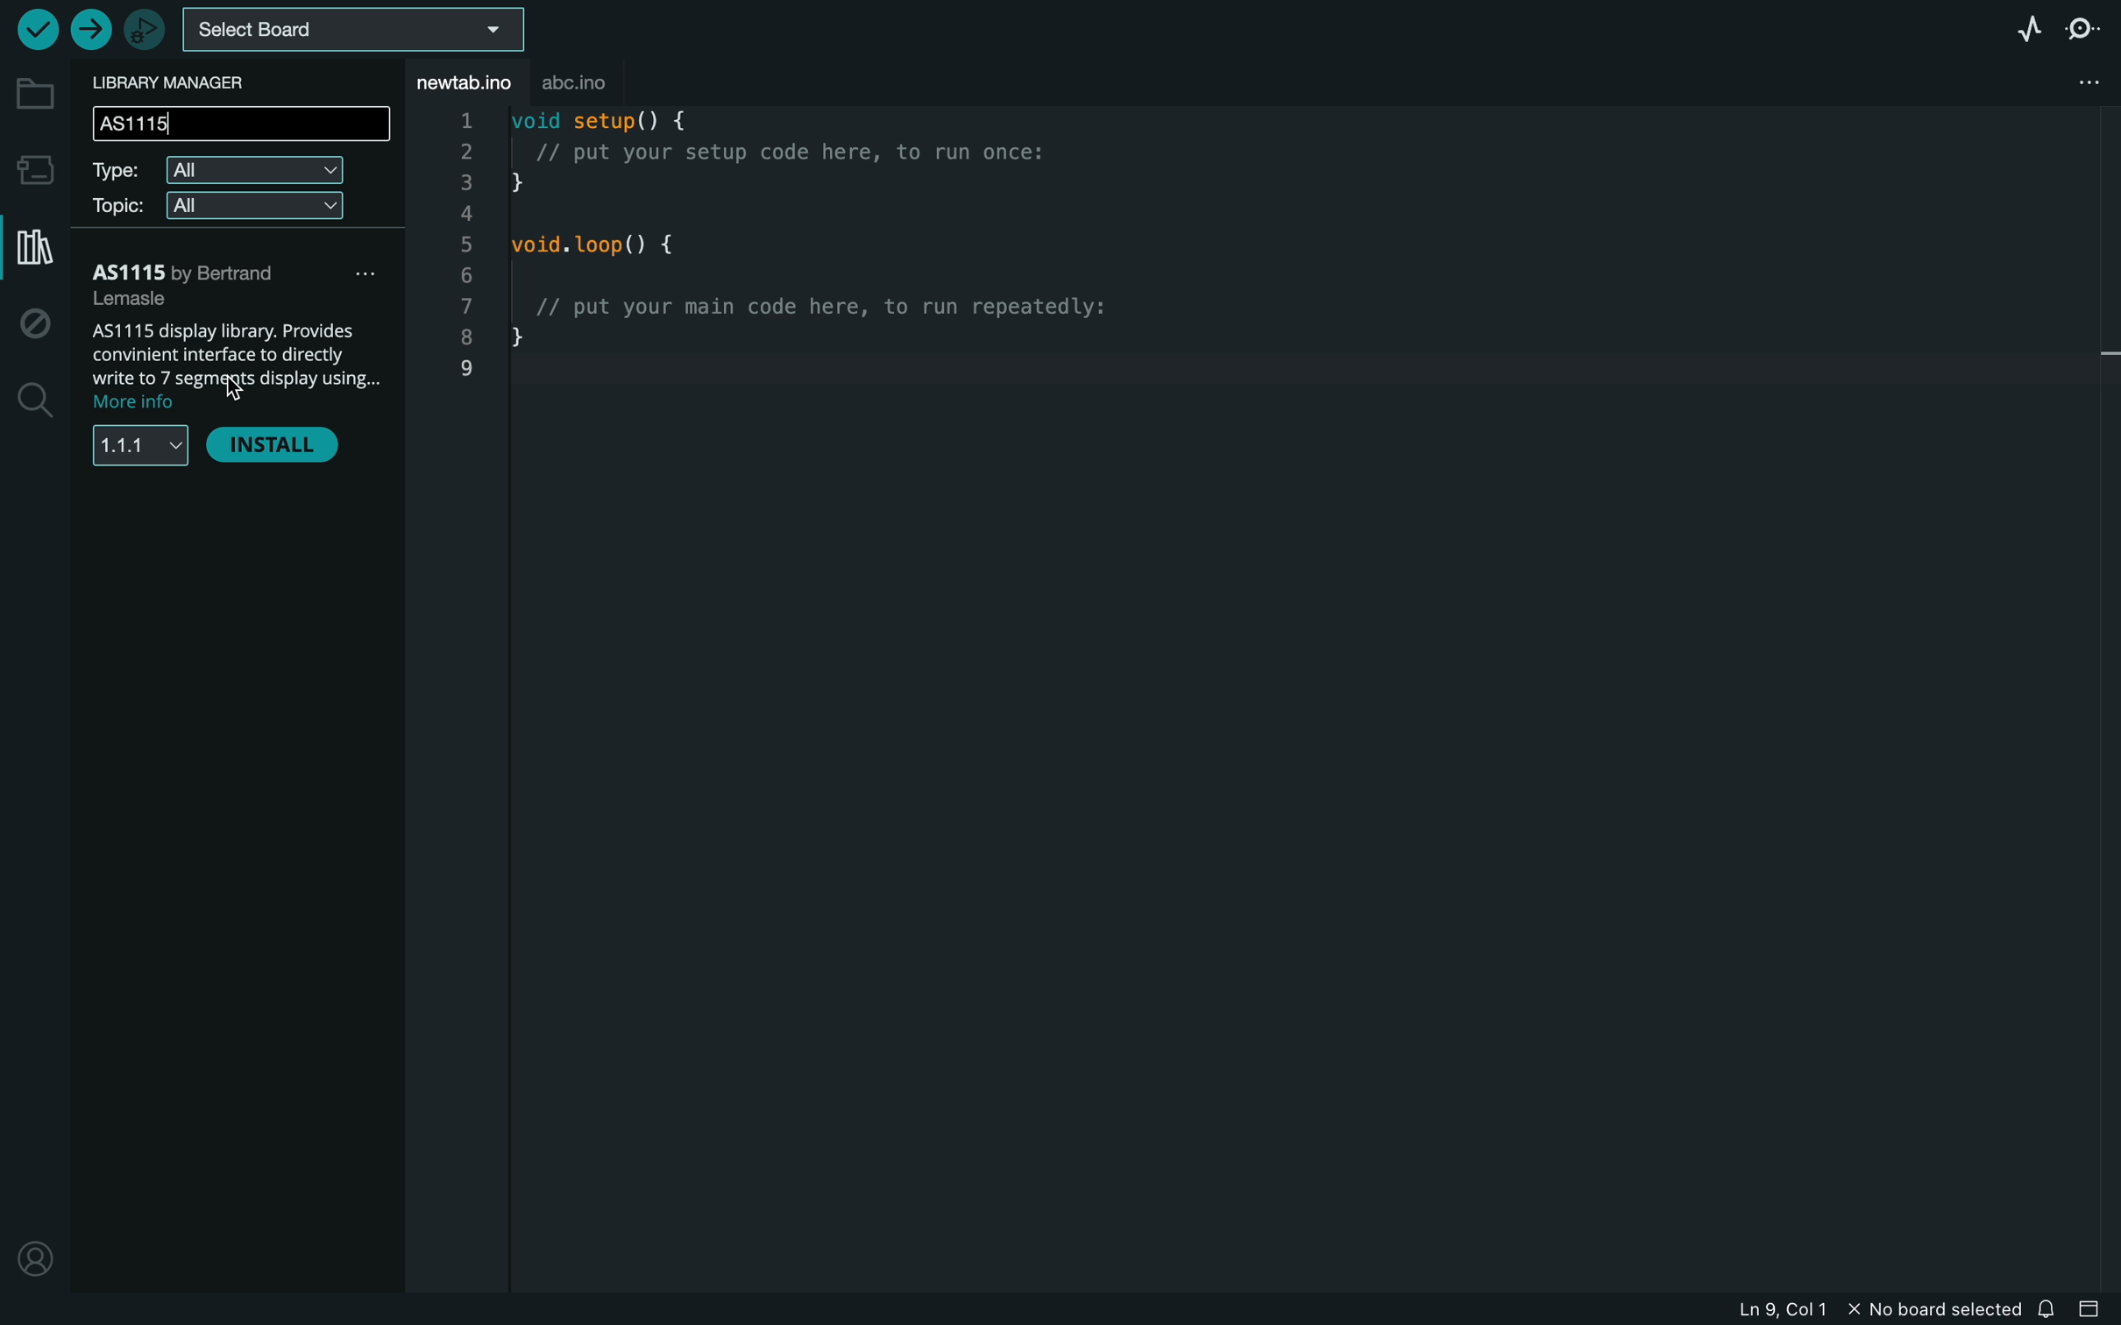  I want to click on type filter, so click(223, 169).